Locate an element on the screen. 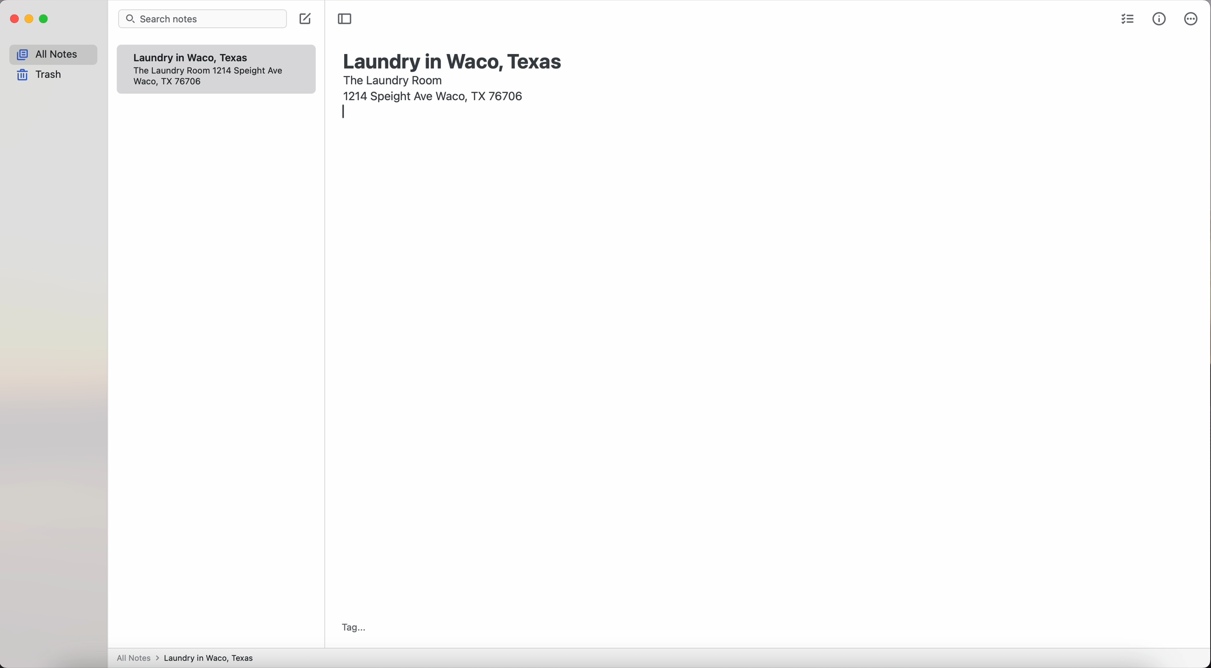 This screenshot has width=1211, height=668. 1214 Speight Ave Waco, TX 76706 is located at coordinates (436, 94).